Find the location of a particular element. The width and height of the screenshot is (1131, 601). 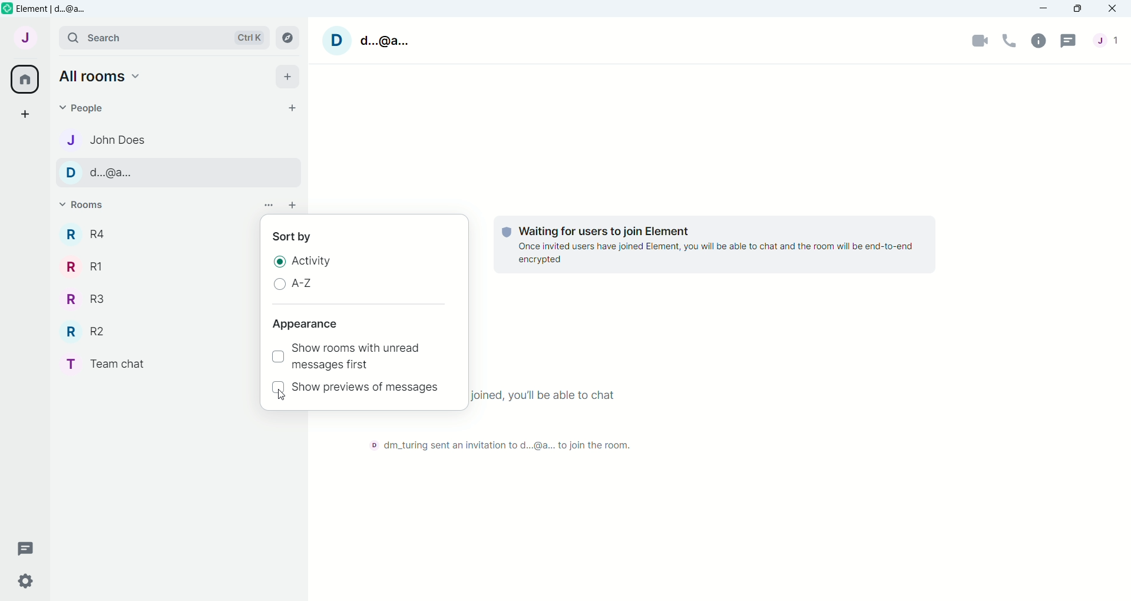

R R2 is located at coordinates (100, 331).